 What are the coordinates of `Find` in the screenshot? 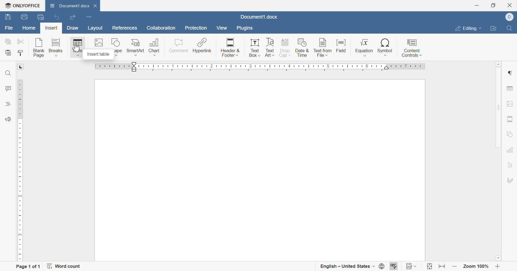 It's located at (9, 73).